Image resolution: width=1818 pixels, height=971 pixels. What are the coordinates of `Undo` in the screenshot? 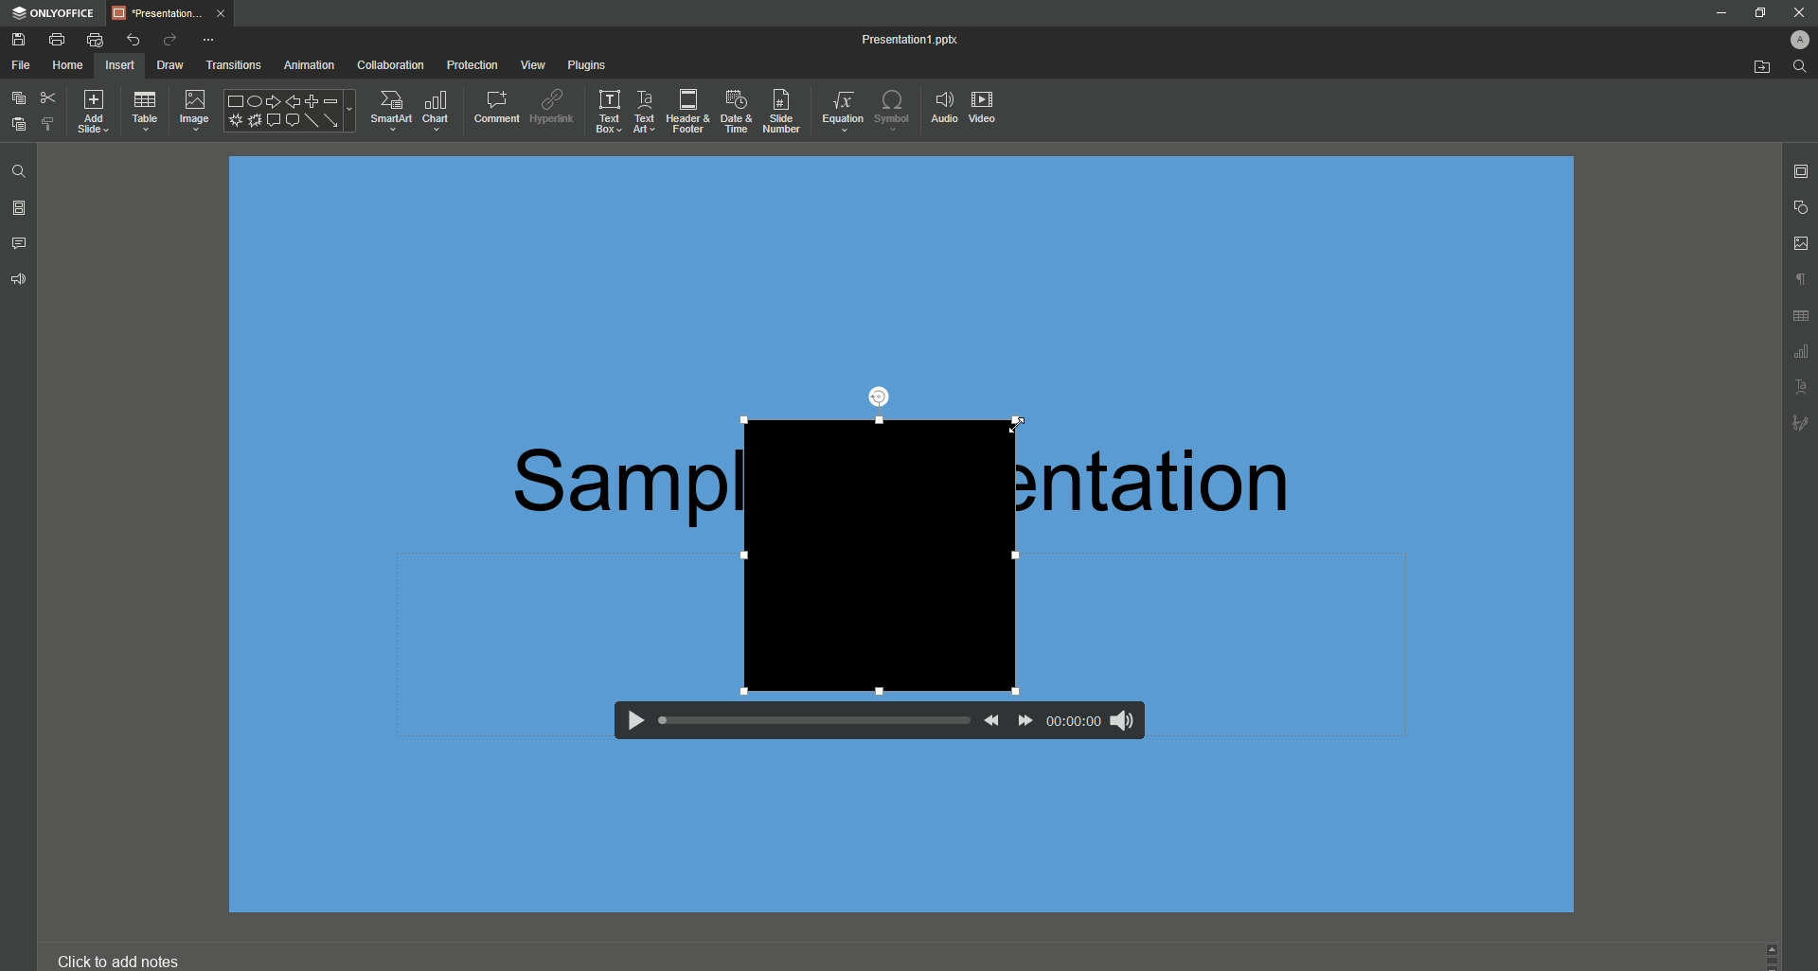 It's located at (133, 37).